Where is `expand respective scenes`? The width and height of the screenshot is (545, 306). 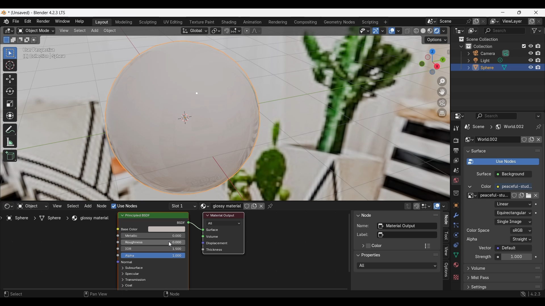 expand respective scenes is located at coordinates (121, 286).